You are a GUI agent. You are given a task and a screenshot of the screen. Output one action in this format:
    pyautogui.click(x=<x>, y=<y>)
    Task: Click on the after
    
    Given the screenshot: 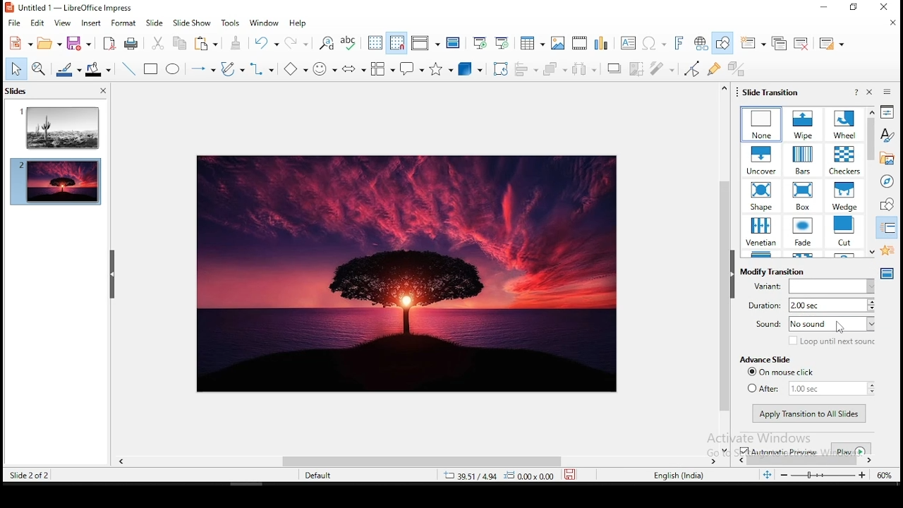 What is the action you would take?
    pyautogui.click(x=810, y=388)
    